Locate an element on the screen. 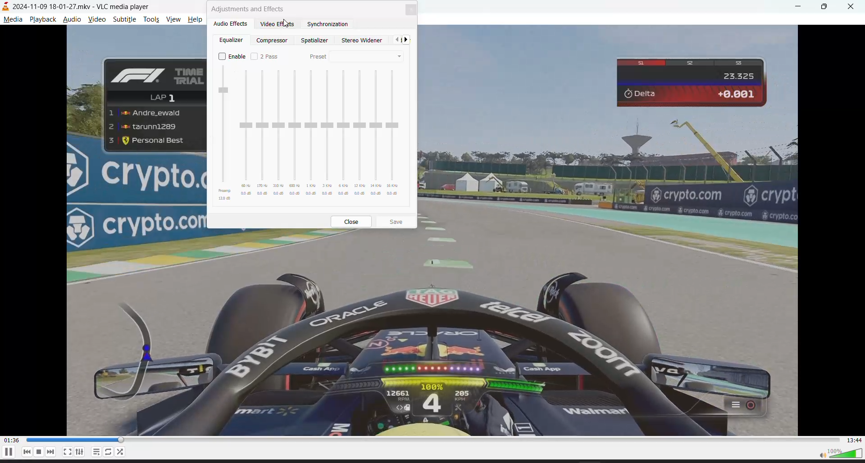 The width and height of the screenshot is (865, 463). stop is located at coordinates (39, 453).